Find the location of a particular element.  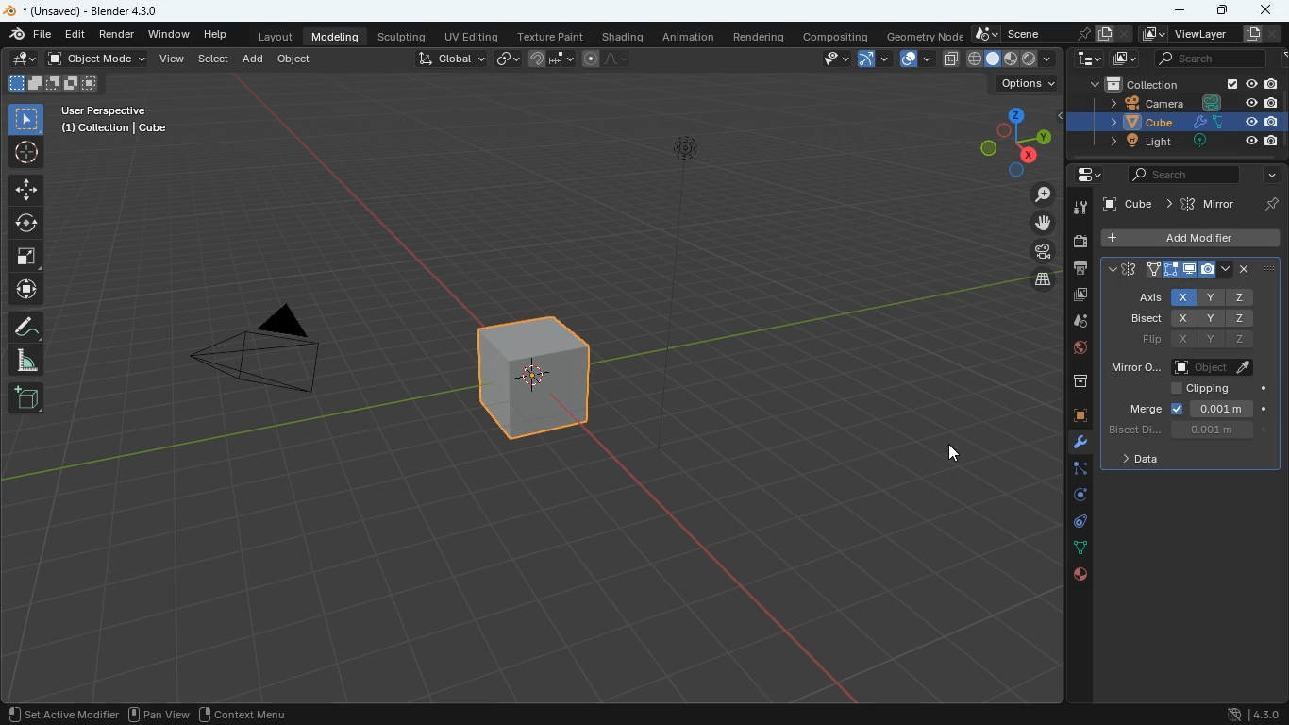

drop is located at coordinates (1079, 323).